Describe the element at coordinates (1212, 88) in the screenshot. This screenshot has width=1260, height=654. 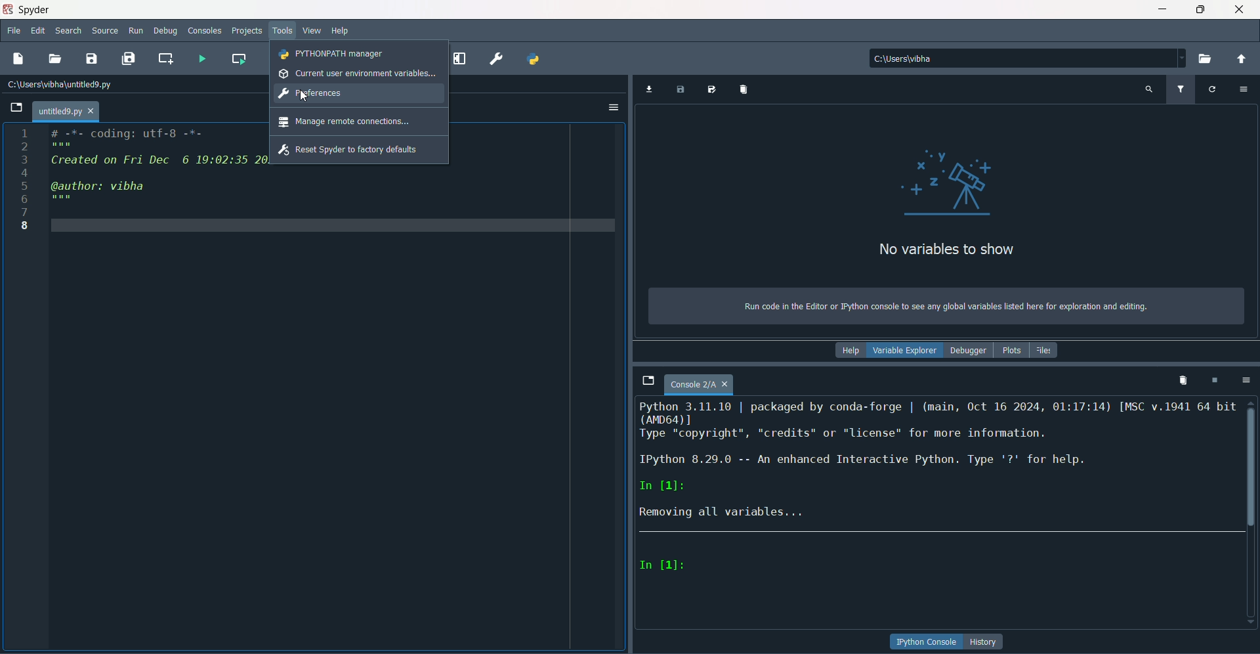
I see `refresh variable` at that location.